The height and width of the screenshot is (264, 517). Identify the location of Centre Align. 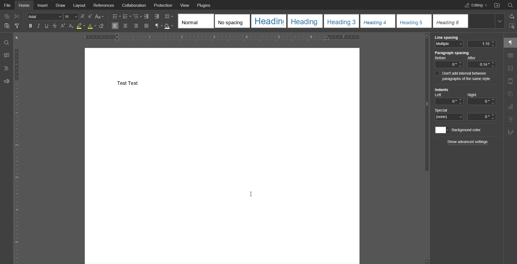
(126, 26).